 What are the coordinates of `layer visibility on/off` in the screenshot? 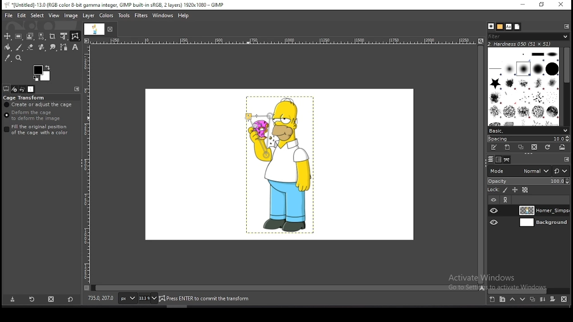 It's located at (495, 222).